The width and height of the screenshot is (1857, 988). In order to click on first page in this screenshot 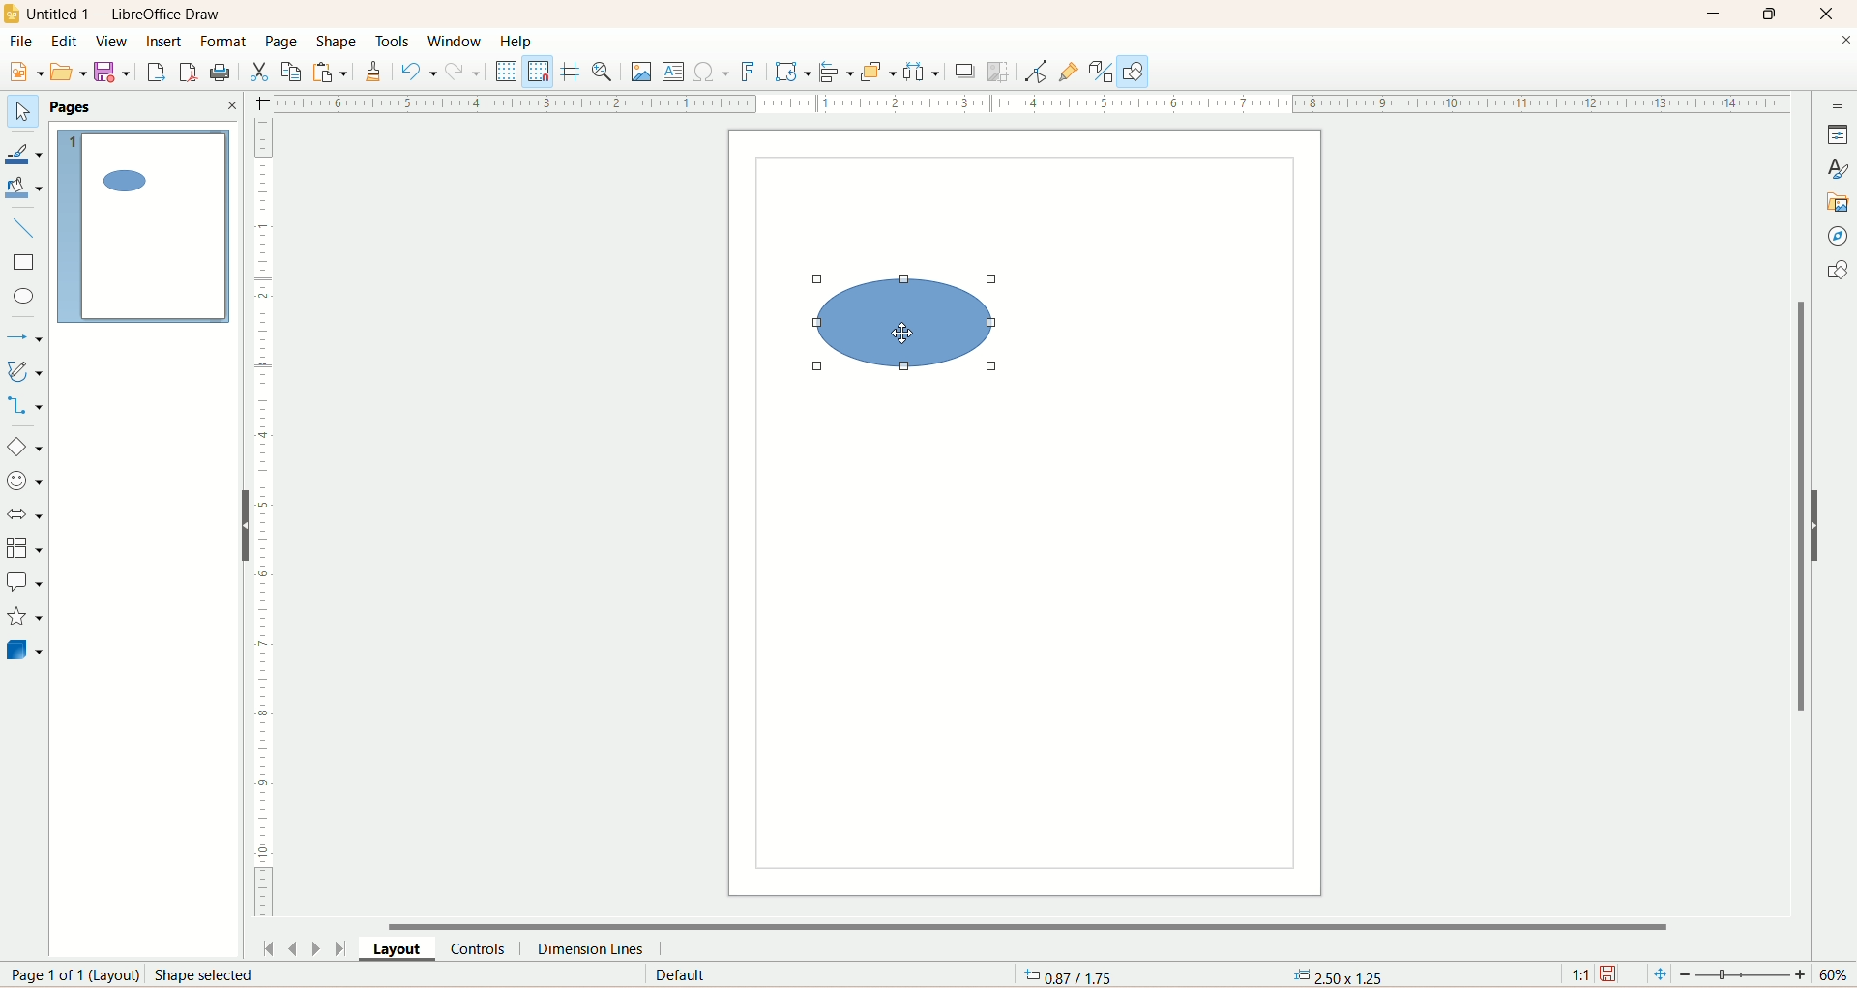, I will do `click(268, 945)`.